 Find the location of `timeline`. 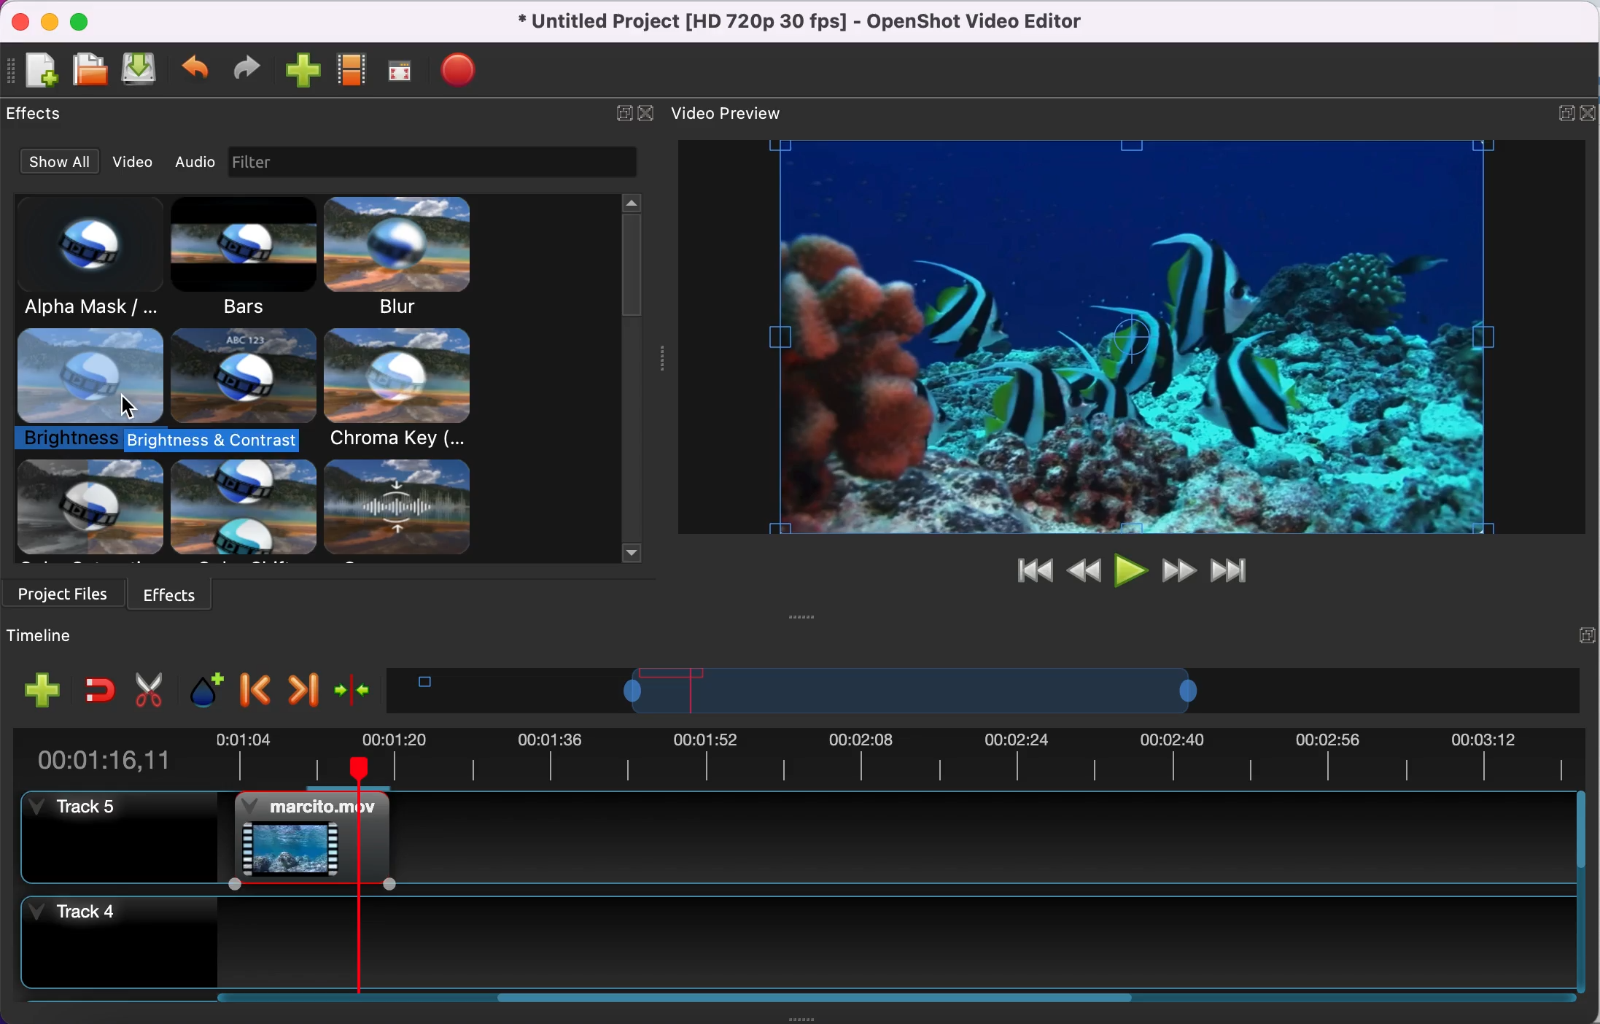

timeline is located at coordinates (78, 635).